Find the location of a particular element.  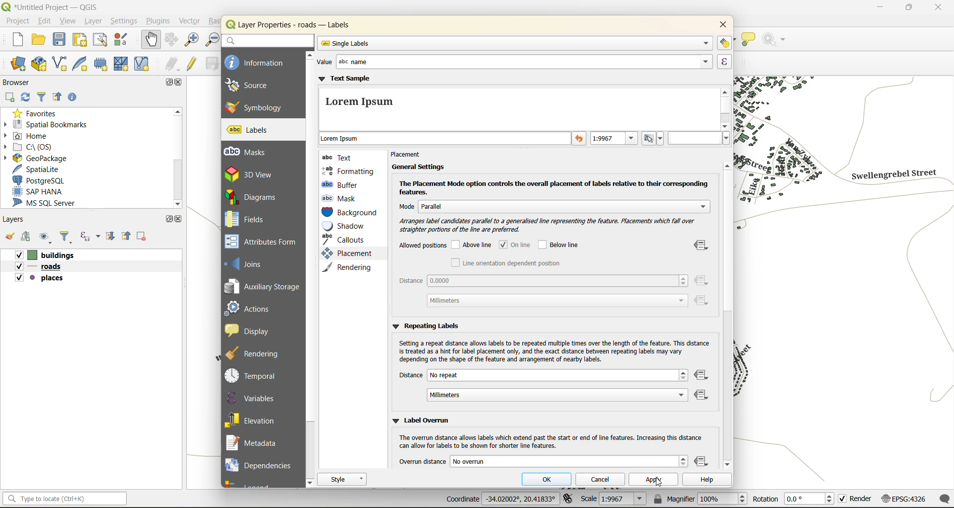

log messages is located at coordinates (942, 499).